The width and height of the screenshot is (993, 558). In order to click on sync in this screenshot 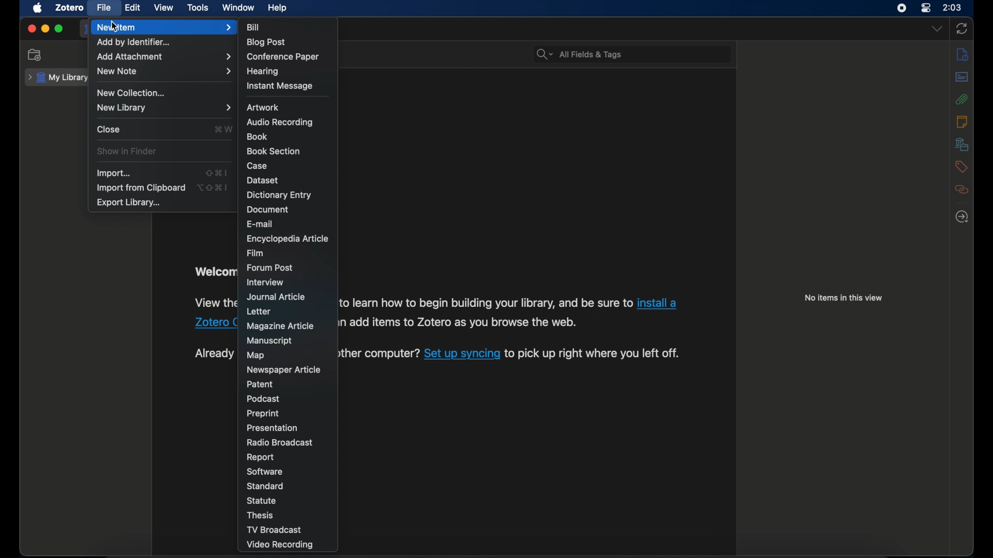, I will do `click(961, 29)`.